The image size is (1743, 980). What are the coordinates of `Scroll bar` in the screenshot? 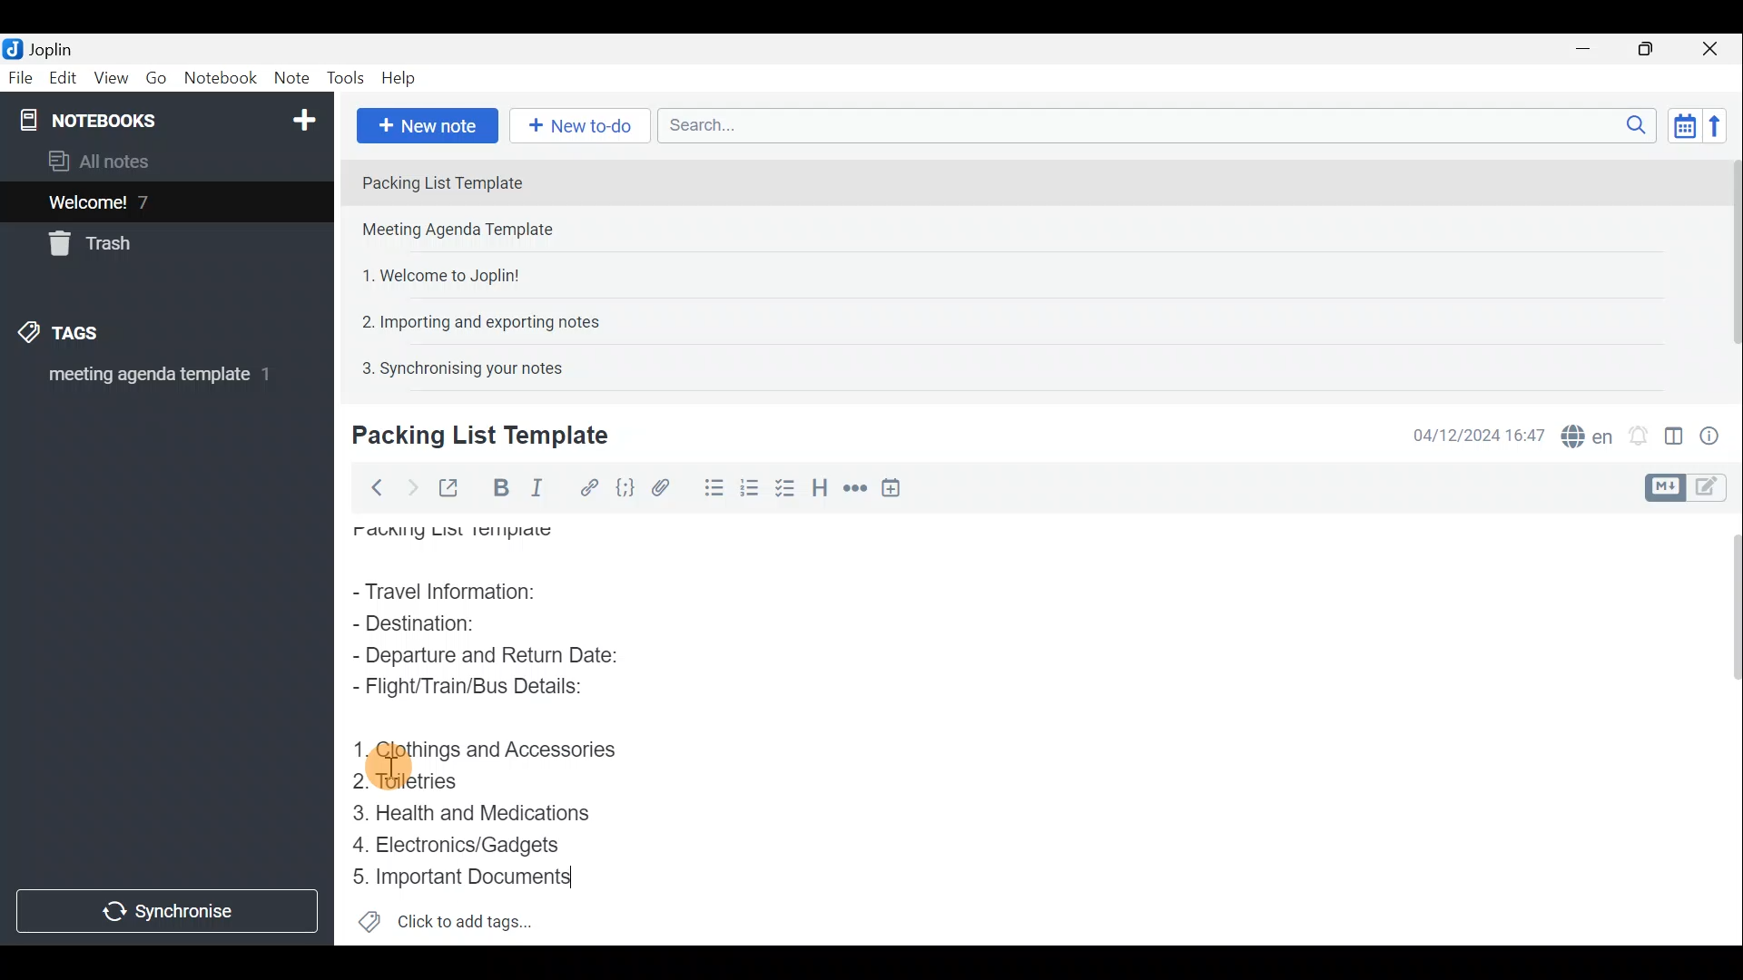 It's located at (1727, 727).